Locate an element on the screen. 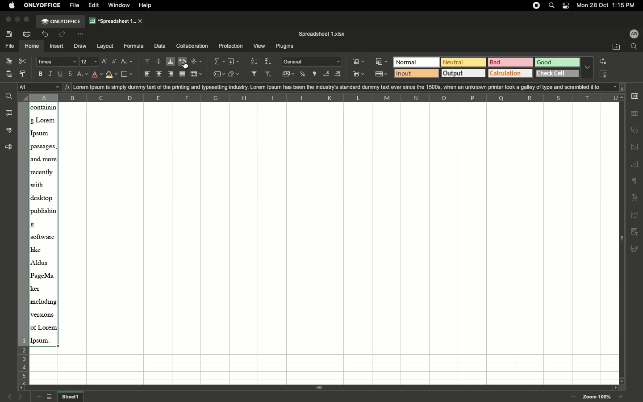 The image size is (643, 402). Search is located at coordinates (635, 47).